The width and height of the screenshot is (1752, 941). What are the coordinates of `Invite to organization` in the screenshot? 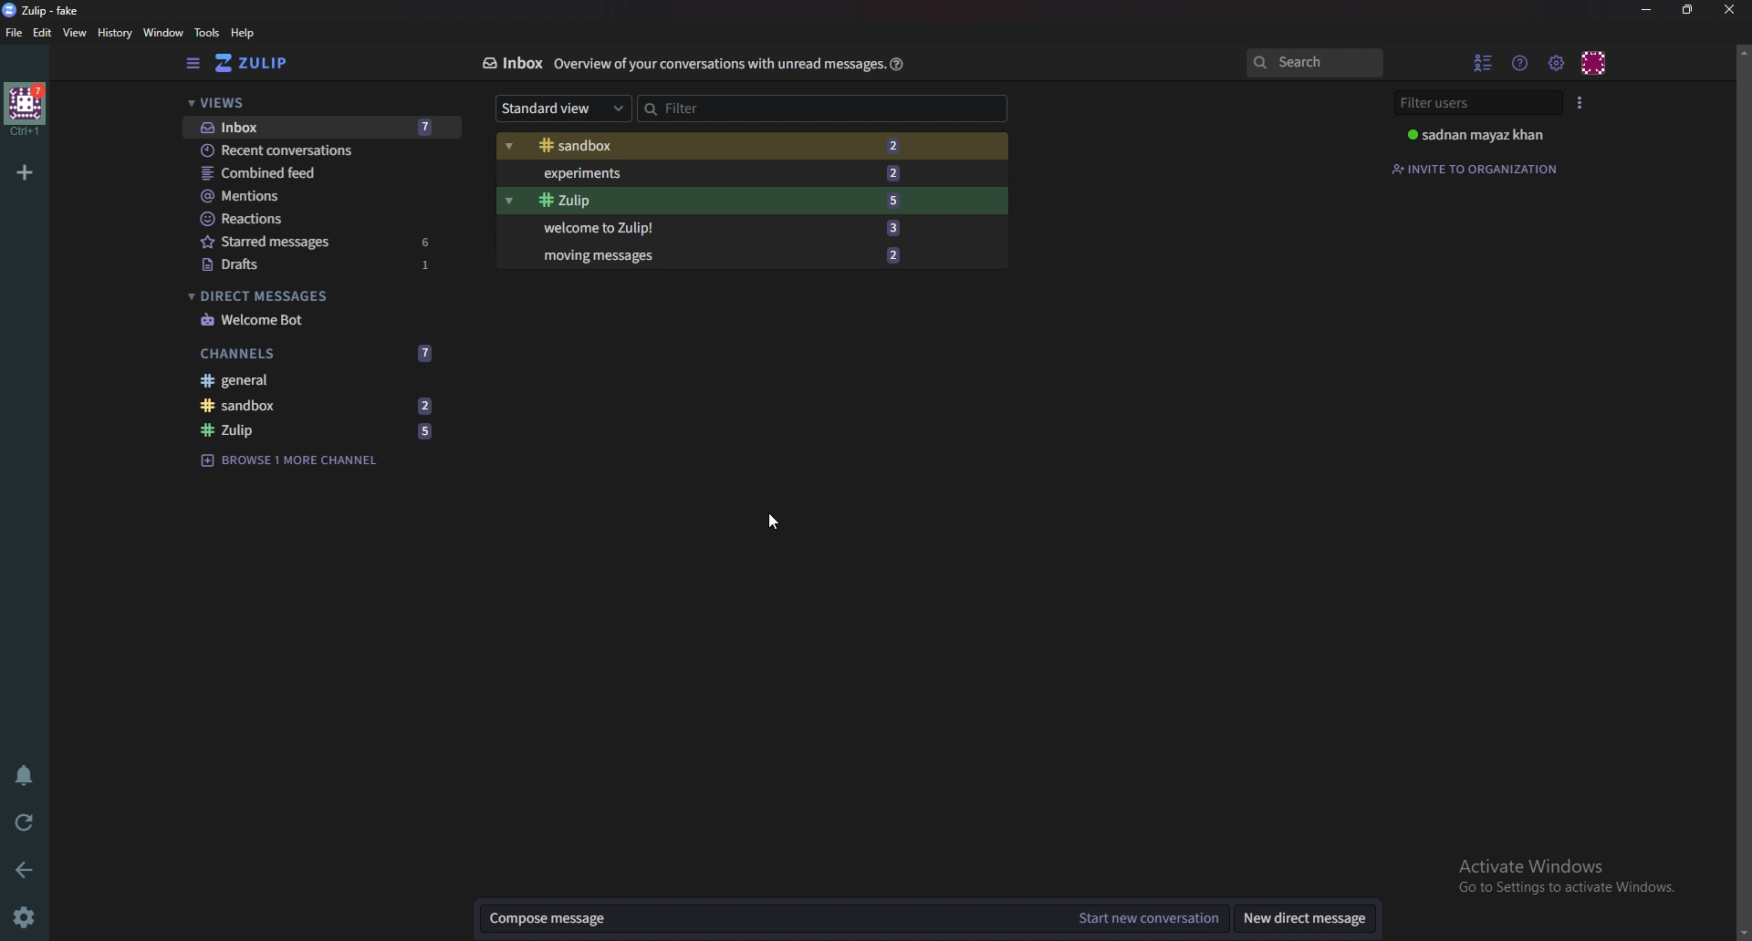 It's located at (1481, 168).